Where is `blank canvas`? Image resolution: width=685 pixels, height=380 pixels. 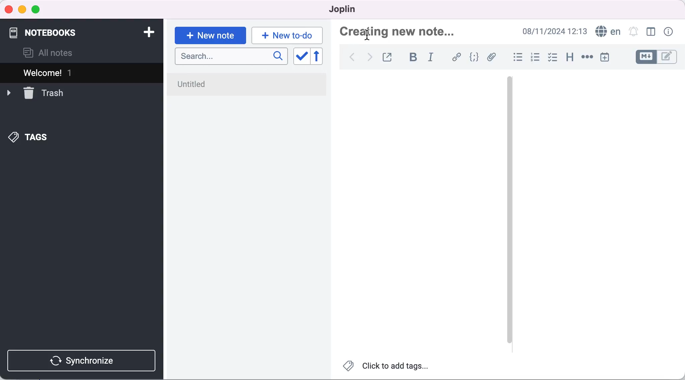
blank canvas is located at coordinates (598, 210).